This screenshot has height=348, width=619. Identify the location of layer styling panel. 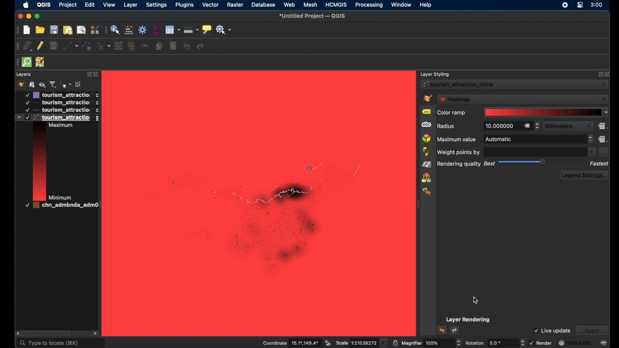
(435, 73).